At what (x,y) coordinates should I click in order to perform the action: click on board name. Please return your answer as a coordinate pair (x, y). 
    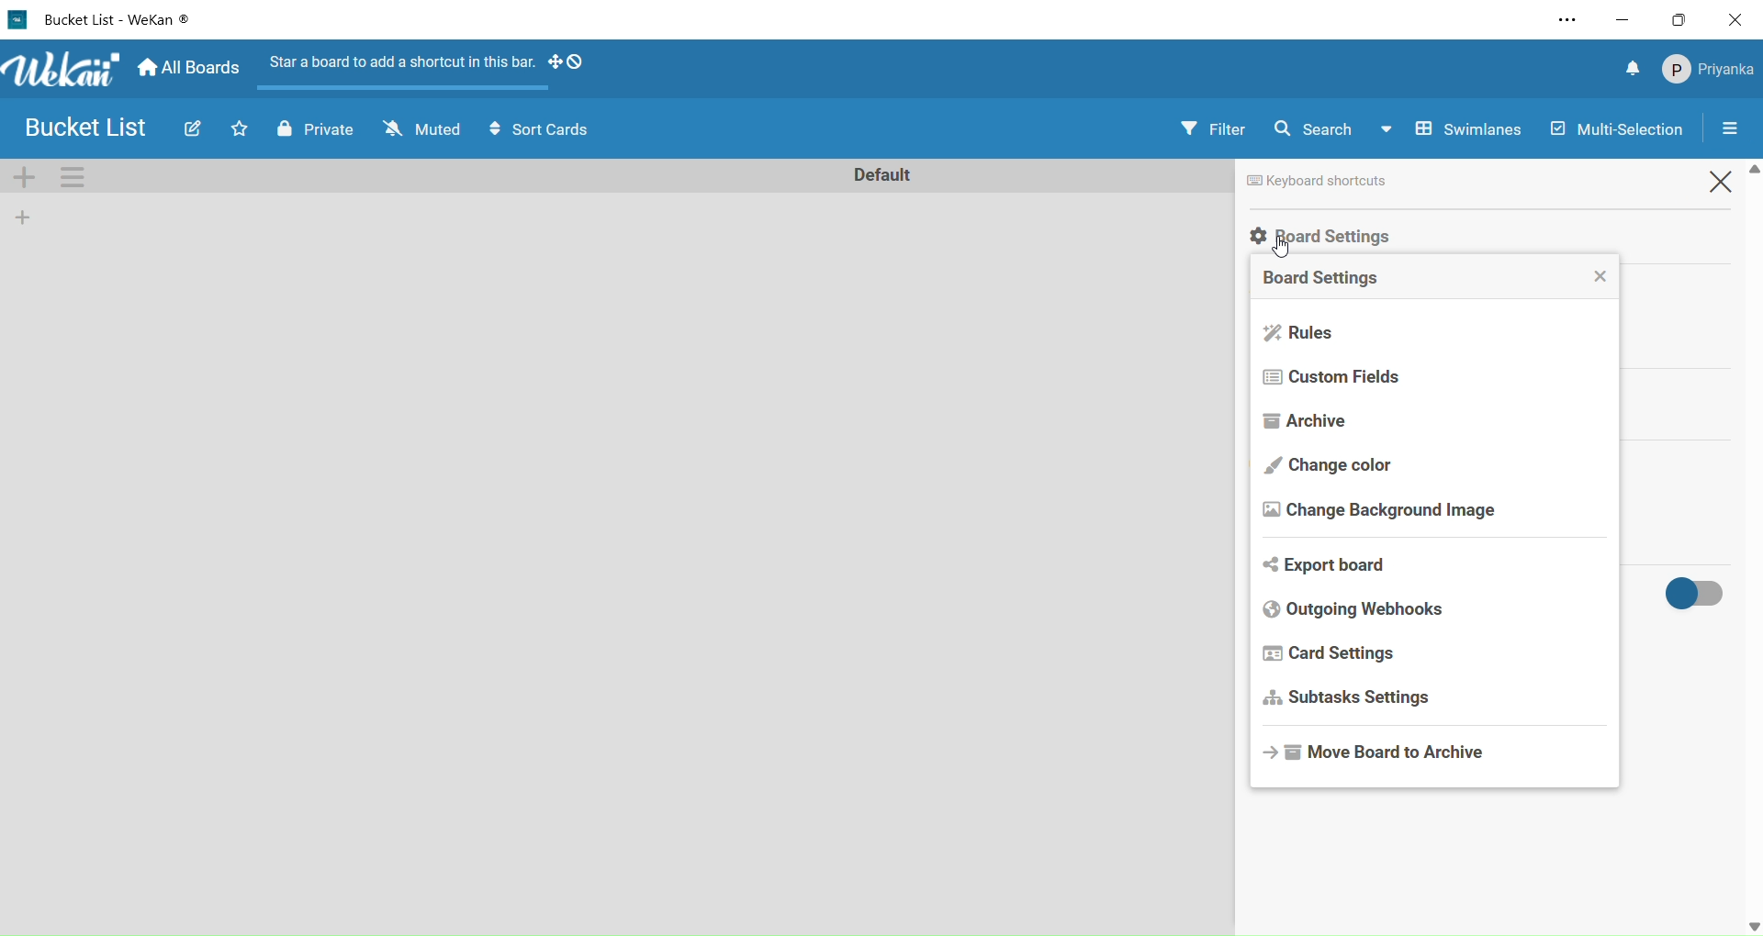
    Looking at the image, I should click on (121, 21).